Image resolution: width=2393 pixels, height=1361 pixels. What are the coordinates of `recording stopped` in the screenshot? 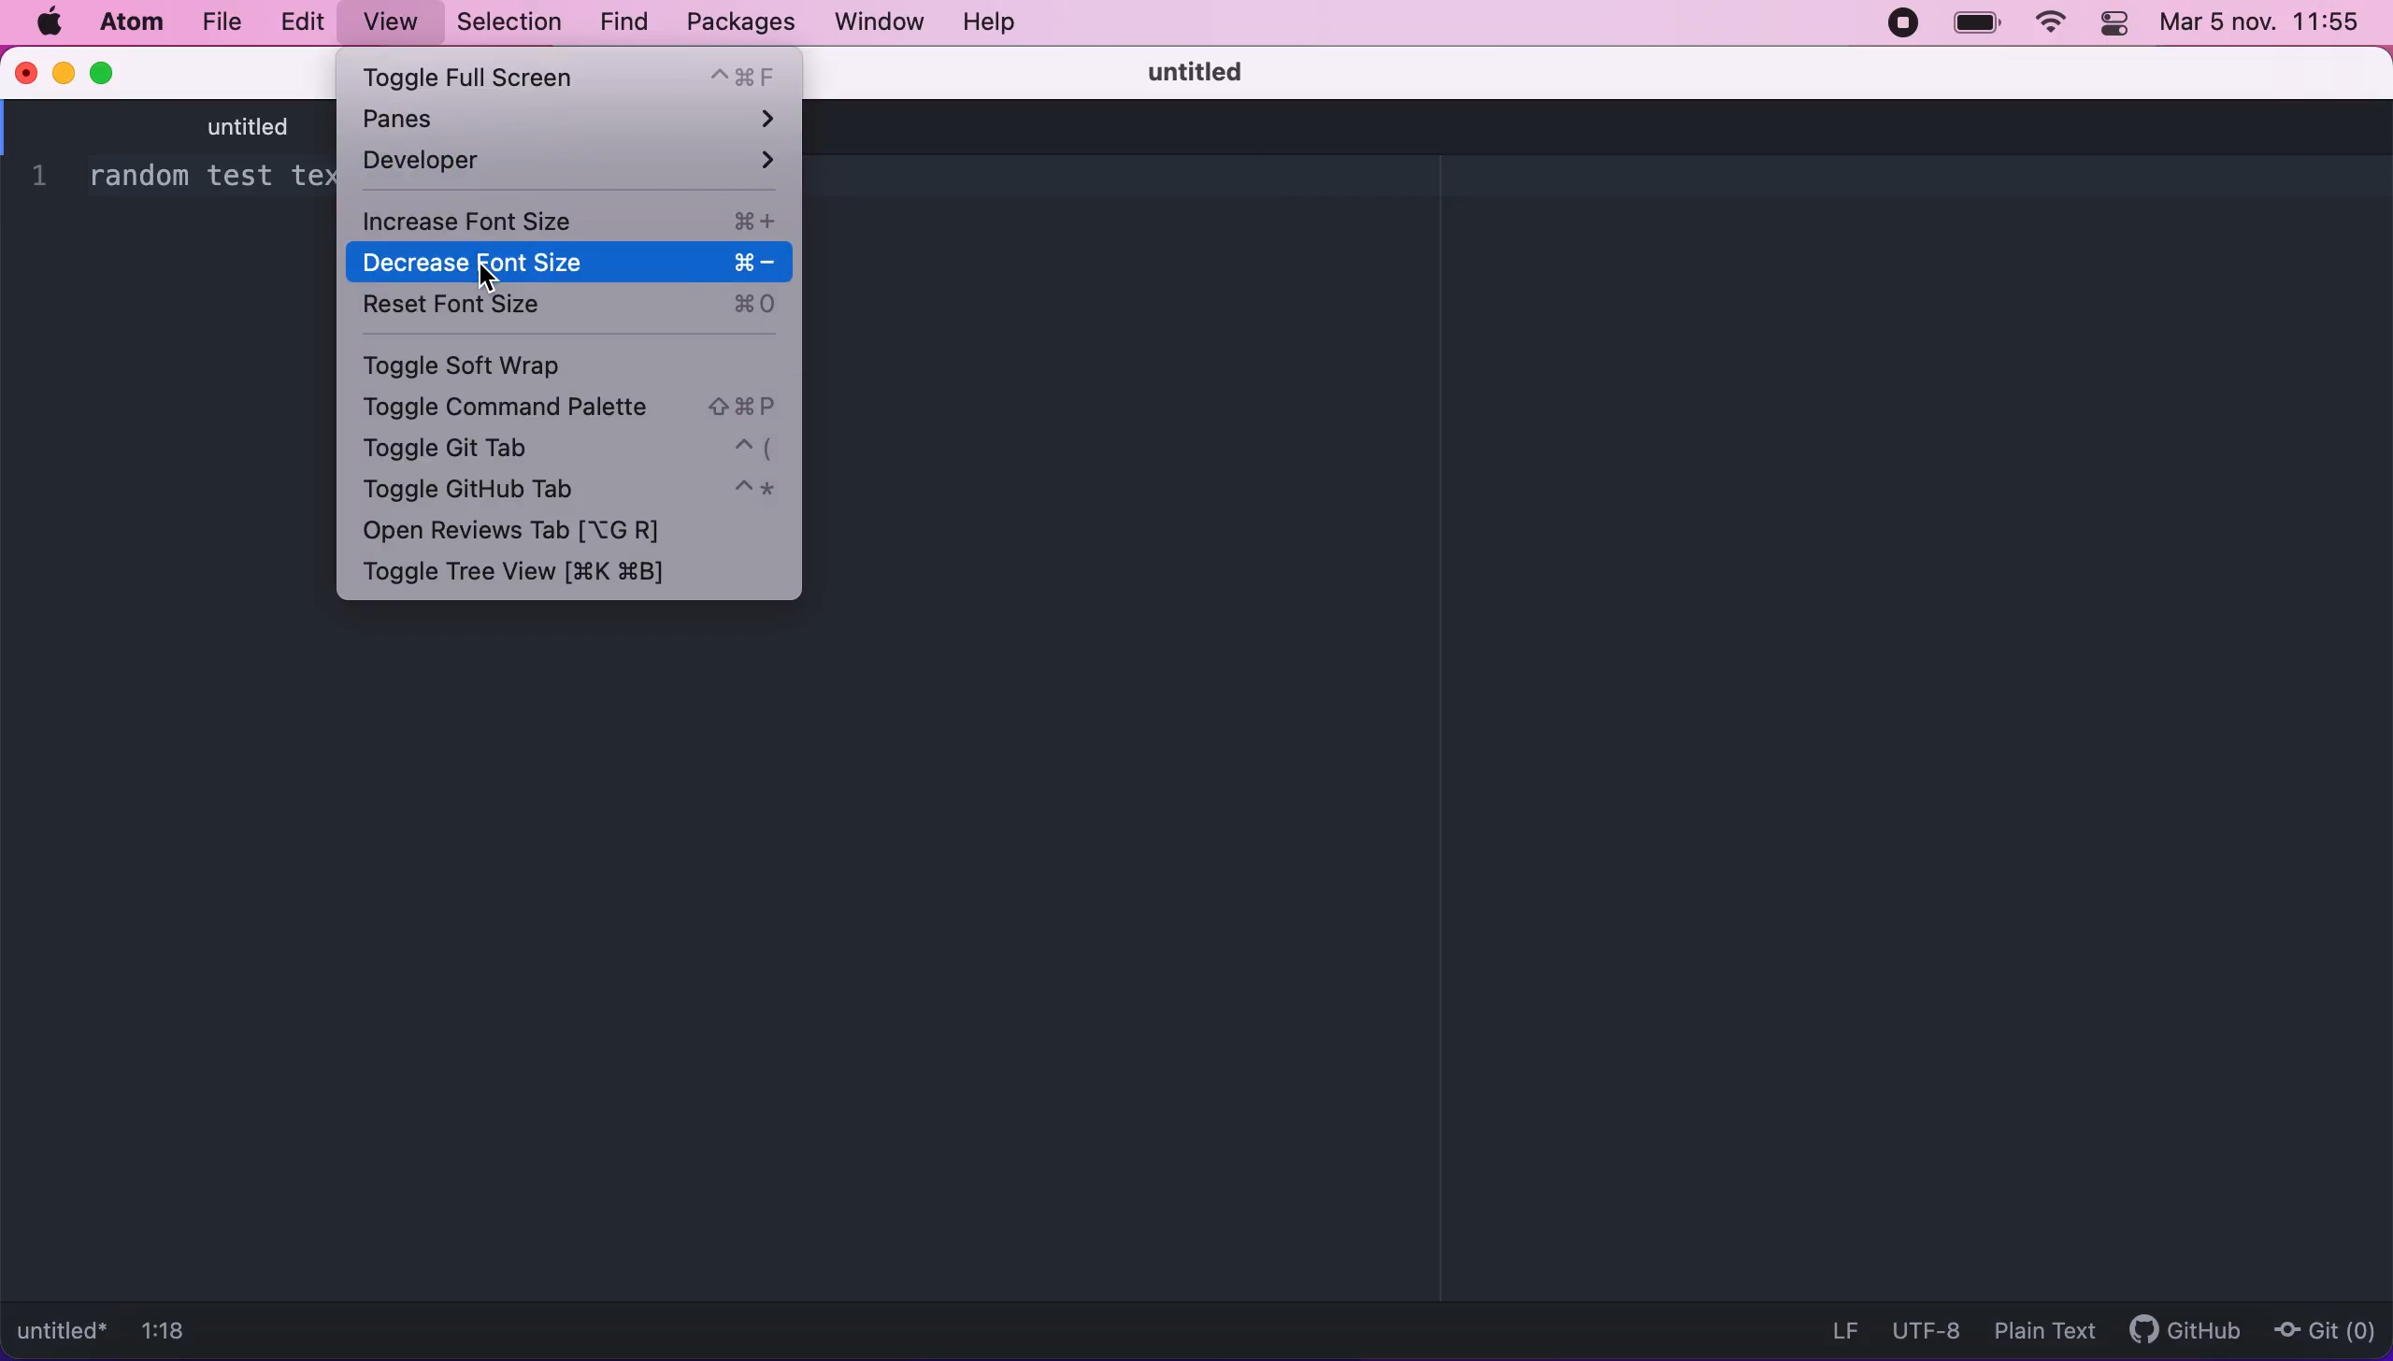 It's located at (1898, 25).